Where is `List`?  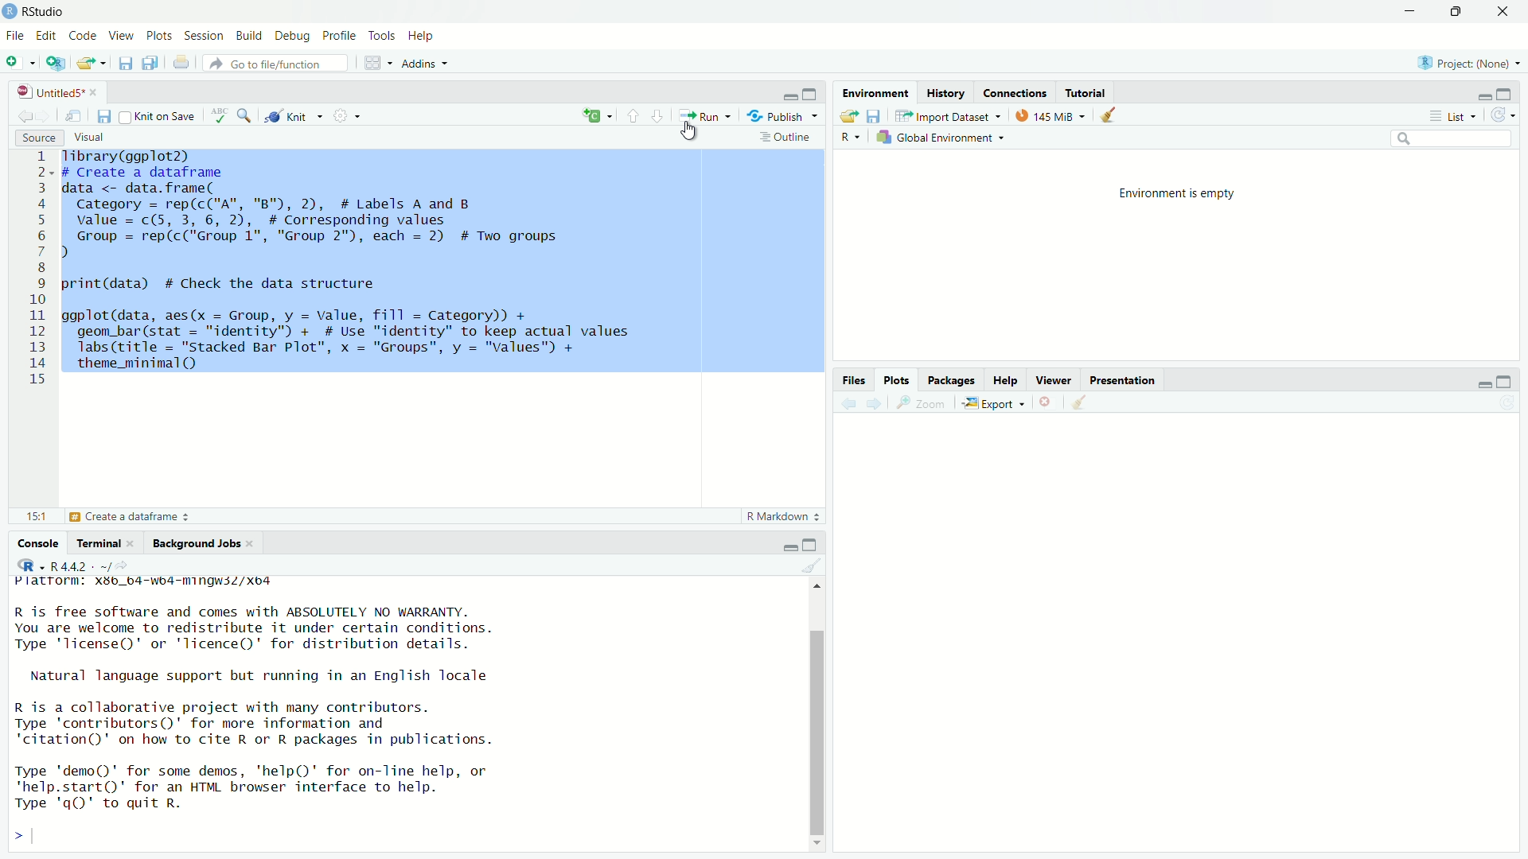
List is located at coordinates (1454, 115).